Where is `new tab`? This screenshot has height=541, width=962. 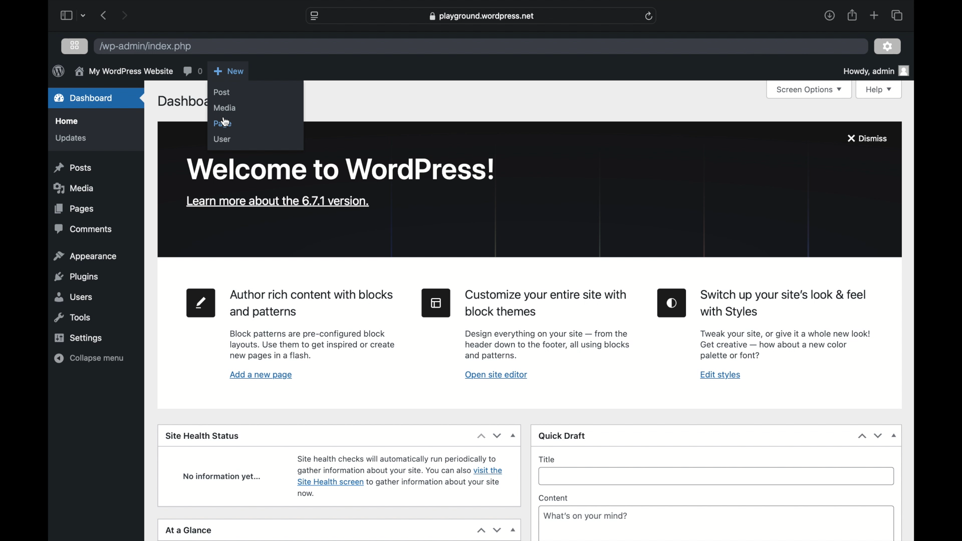
new tab is located at coordinates (875, 16).